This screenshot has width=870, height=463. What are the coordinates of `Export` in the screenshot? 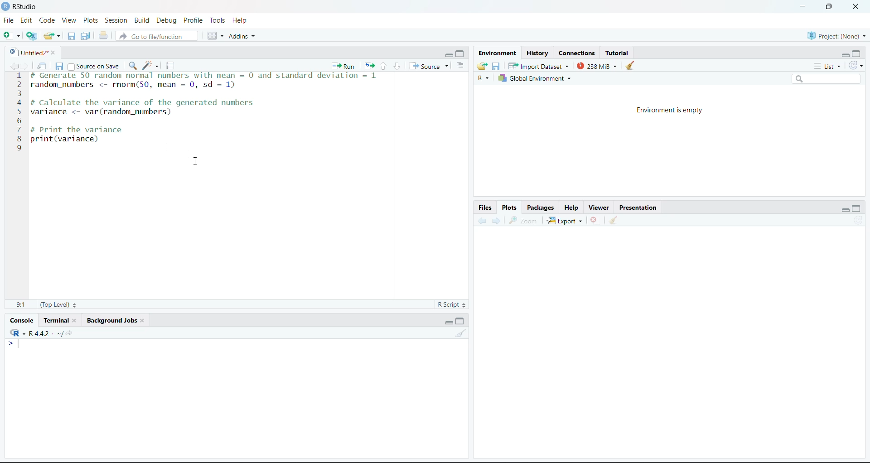 It's located at (565, 221).